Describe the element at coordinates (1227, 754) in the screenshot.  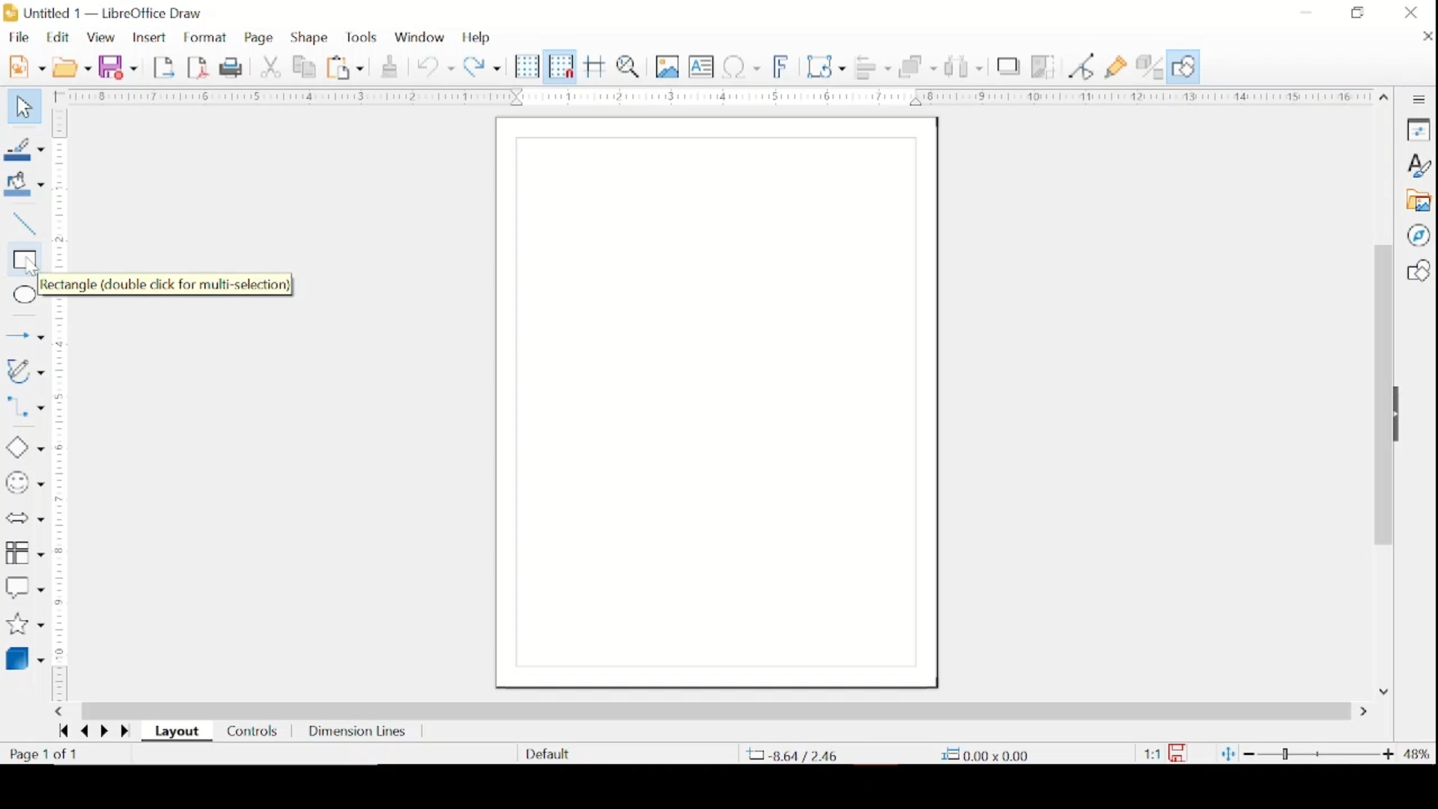
I see `fit to current window` at that location.